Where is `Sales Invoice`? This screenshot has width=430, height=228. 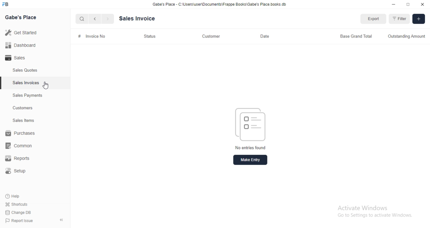
Sales Invoice is located at coordinates (152, 19).